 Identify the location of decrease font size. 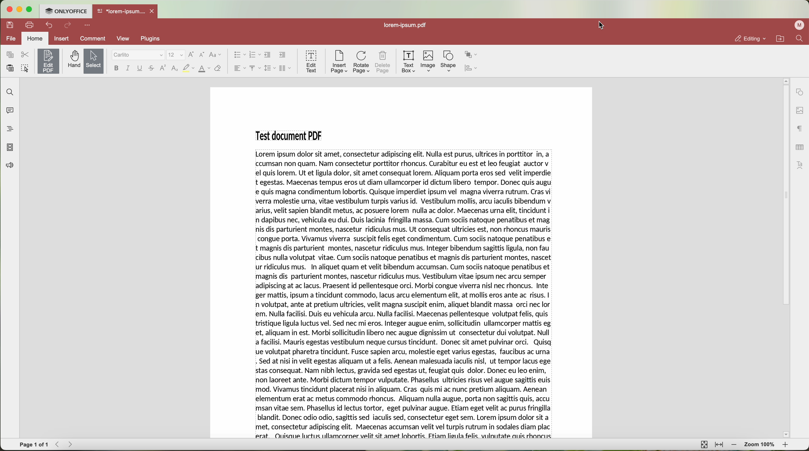
(203, 55).